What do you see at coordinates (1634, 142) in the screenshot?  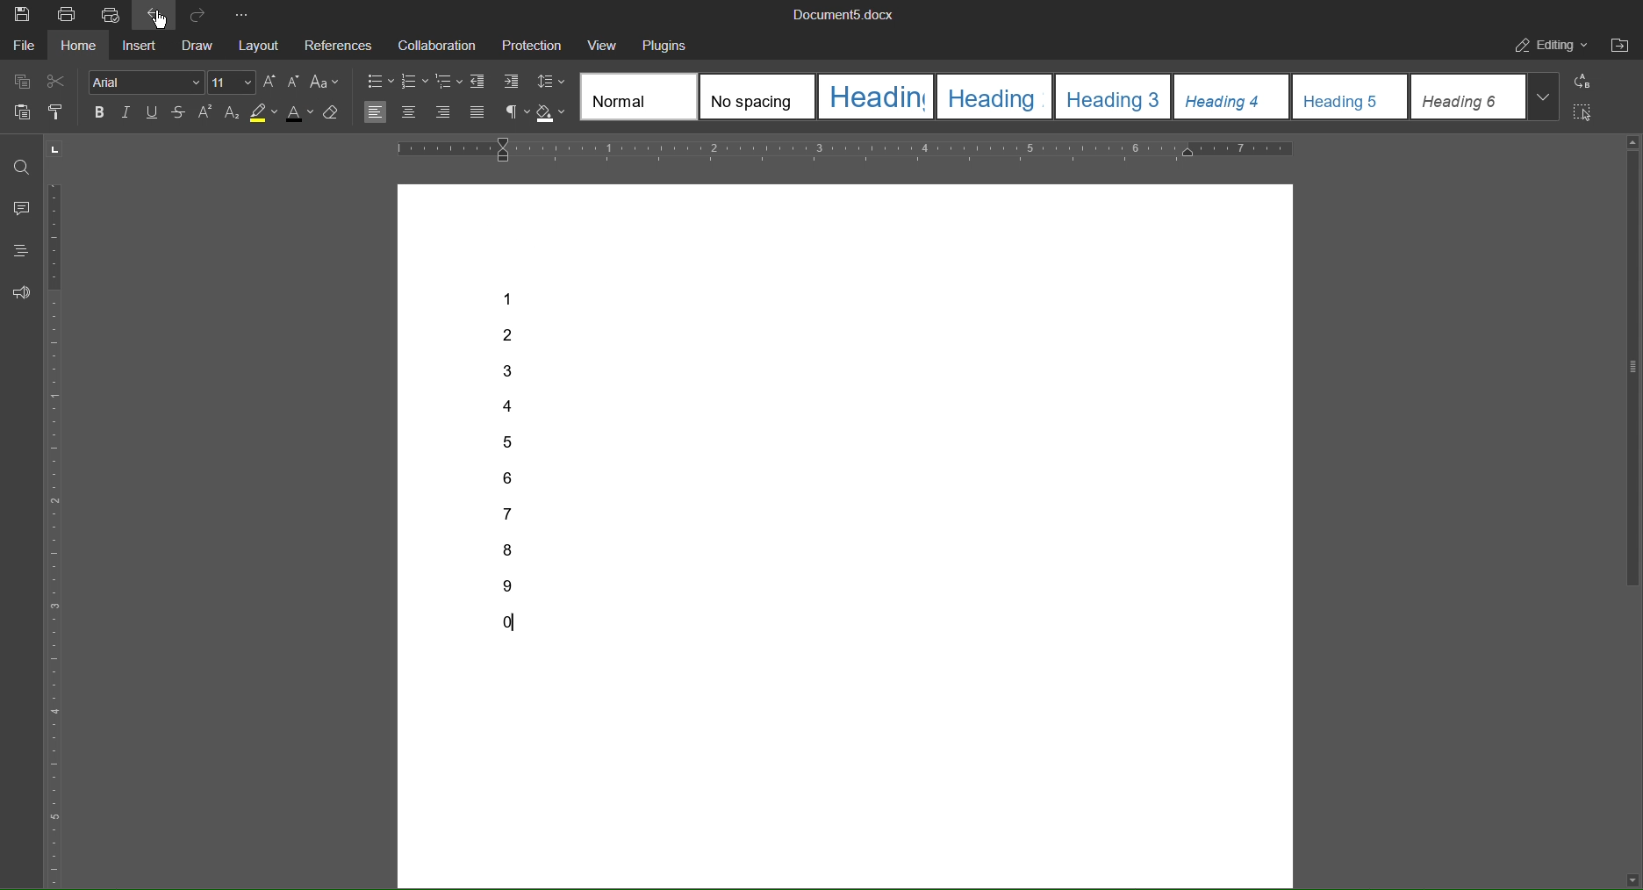 I see `scroll up` at bounding box center [1634, 142].